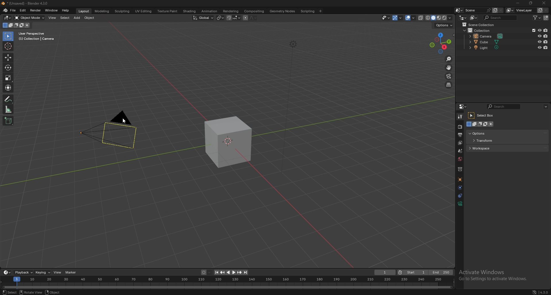 This screenshot has width=551, height=295. What do you see at coordinates (35, 10) in the screenshot?
I see `render` at bounding box center [35, 10].